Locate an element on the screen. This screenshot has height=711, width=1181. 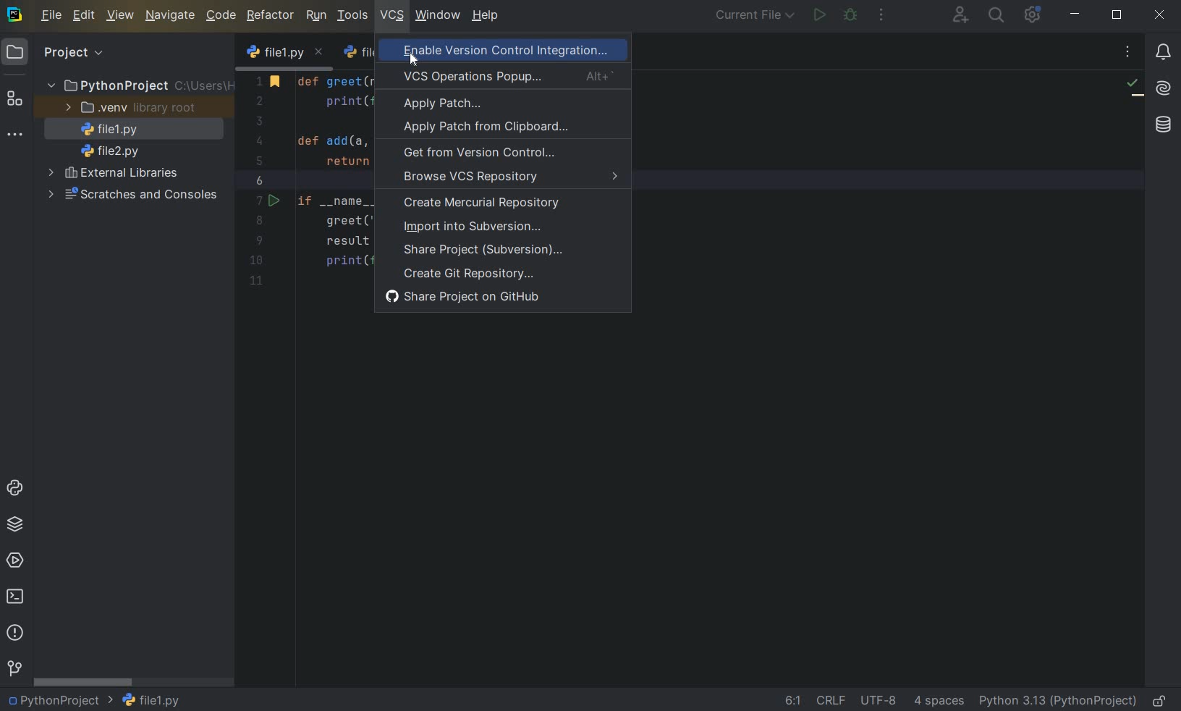
debug is located at coordinates (851, 16).